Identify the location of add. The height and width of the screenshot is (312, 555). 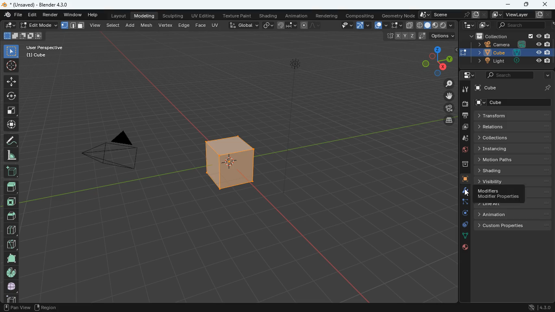
(13, 172).